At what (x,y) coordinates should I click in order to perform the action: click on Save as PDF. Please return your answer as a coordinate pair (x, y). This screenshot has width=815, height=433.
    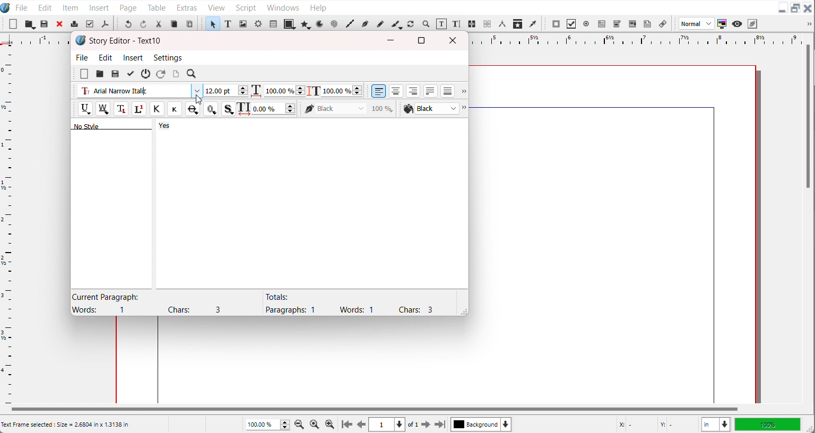
    Looking at the image, I should click on (105, 24).